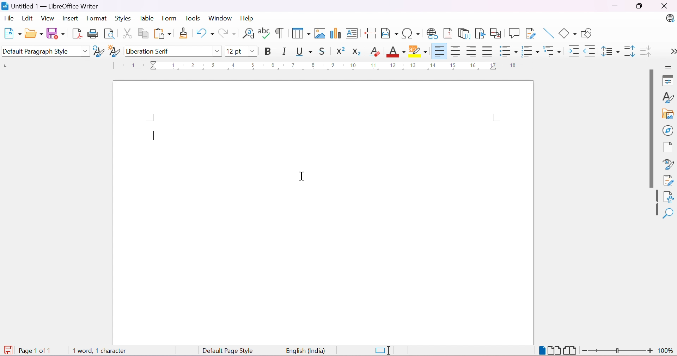 The image size is (677, 356). What do you see at coordinates (169, 19) in the screenshot?
I see `Form` at bounding box center [169, 19].